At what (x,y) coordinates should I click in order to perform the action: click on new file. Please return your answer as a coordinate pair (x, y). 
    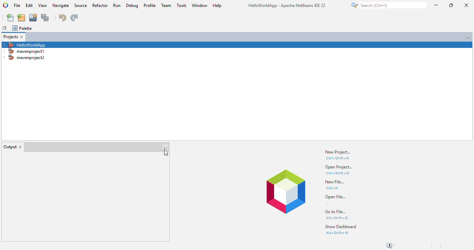
    Looking at the image, I should click on (11, 18).